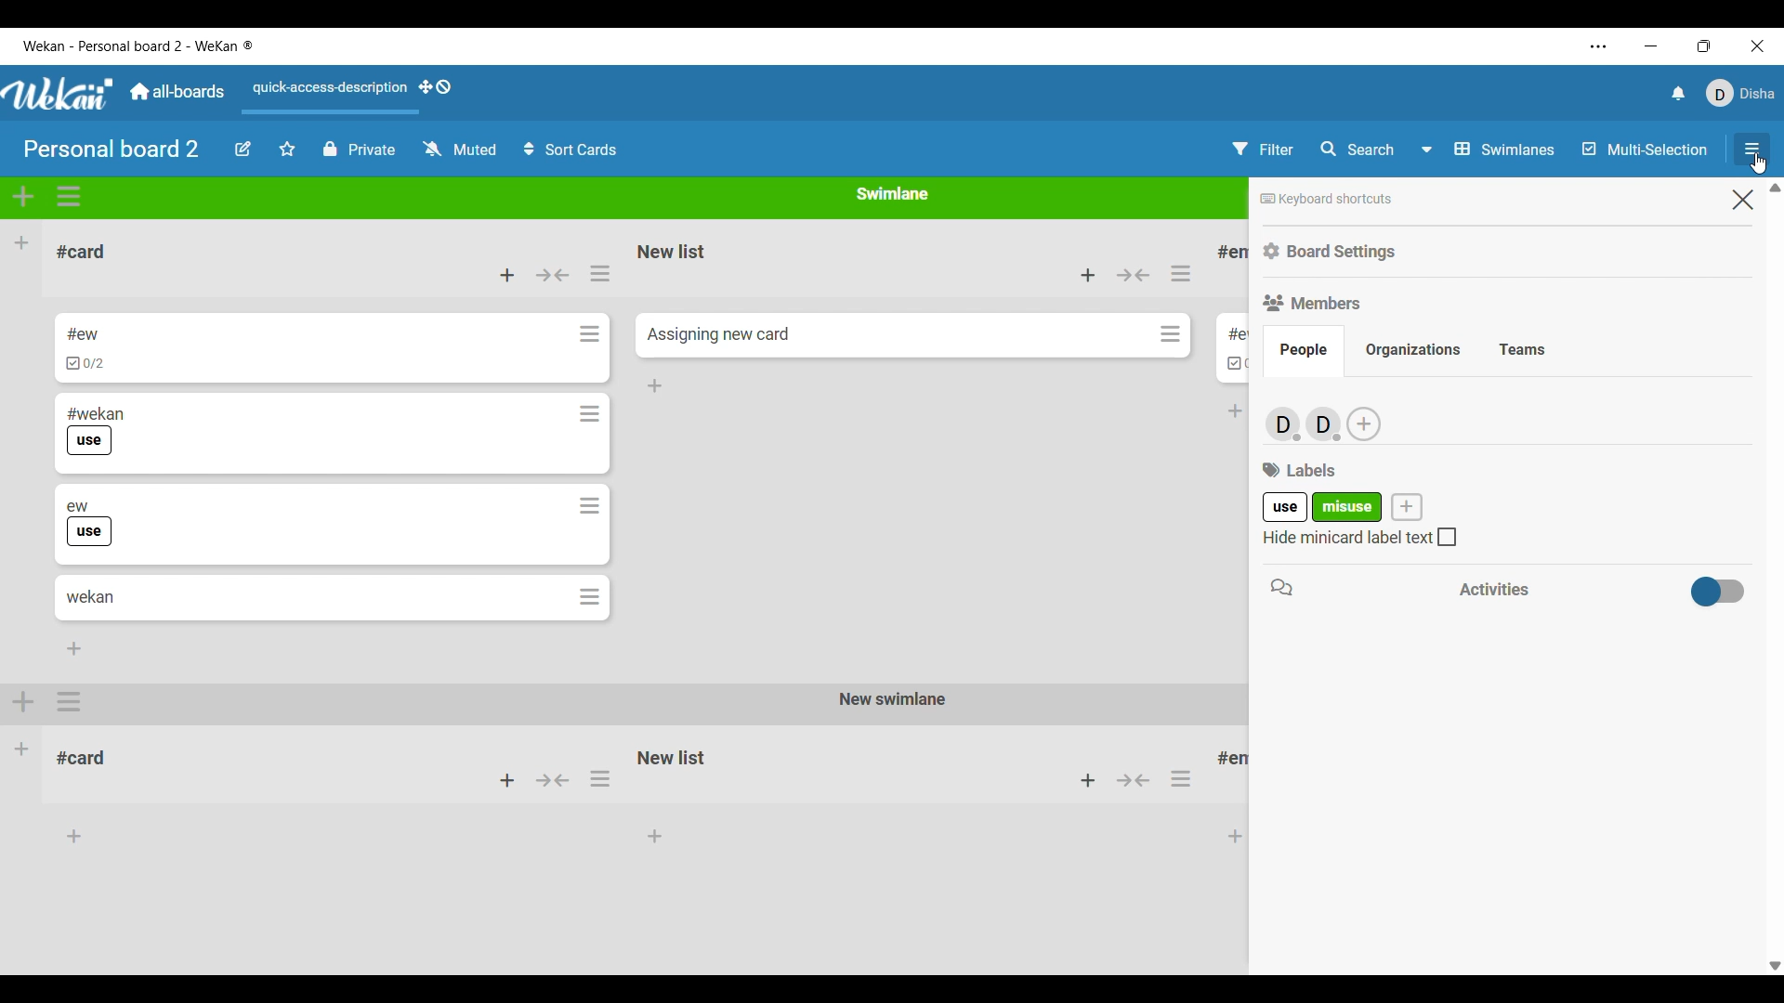 The width and height of the screenshot is (1784, 1003). What do you see at coordinates (1522, 351) in the screenshot?
I see `Teams` at bounding box center [1522, 351].